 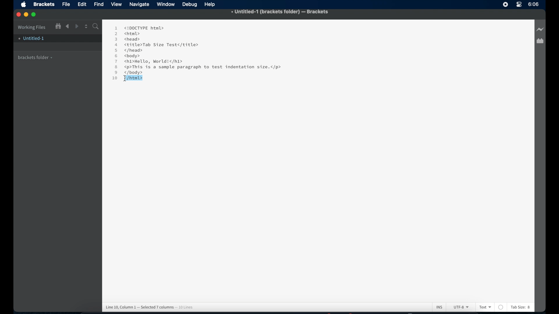 What do you see at coordinates (31, 38) in the screenshot?
I see `. Untitled-1` at bounding box center [31, 38].